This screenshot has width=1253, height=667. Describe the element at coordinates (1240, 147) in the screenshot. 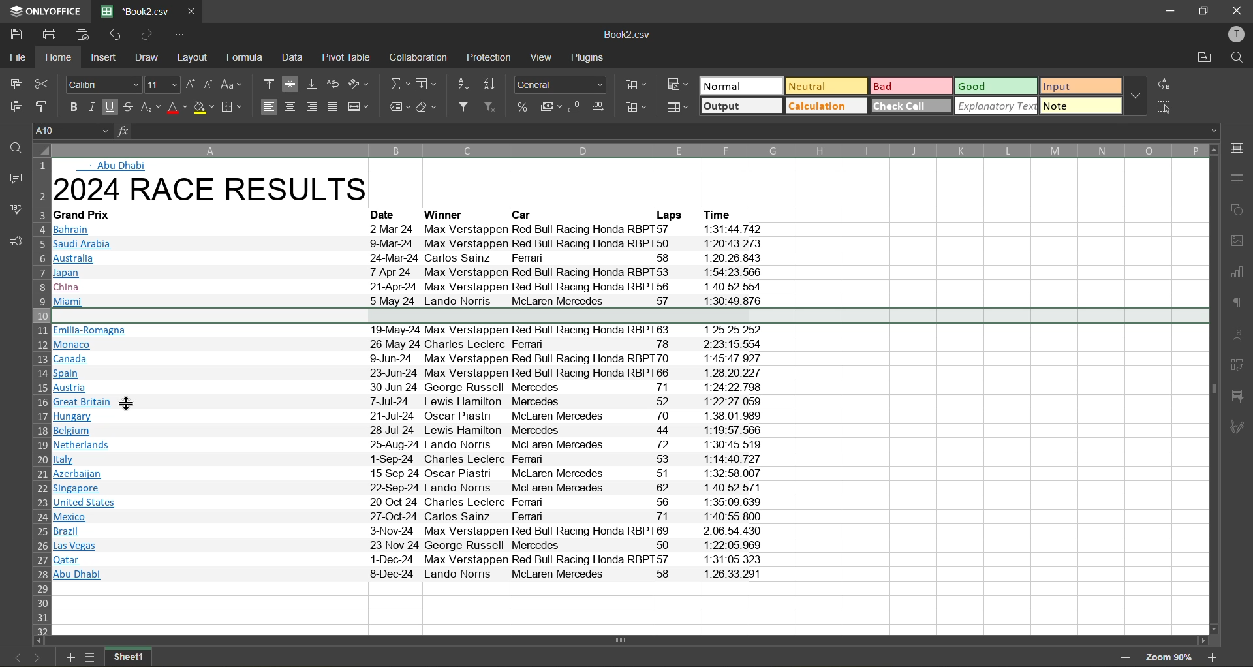

I see `call settings` at that location.